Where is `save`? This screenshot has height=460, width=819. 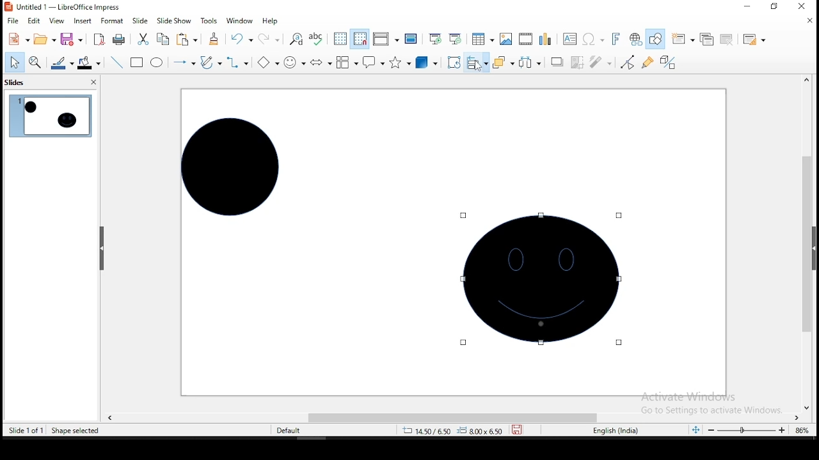
save is located at coordinates (519, 430).